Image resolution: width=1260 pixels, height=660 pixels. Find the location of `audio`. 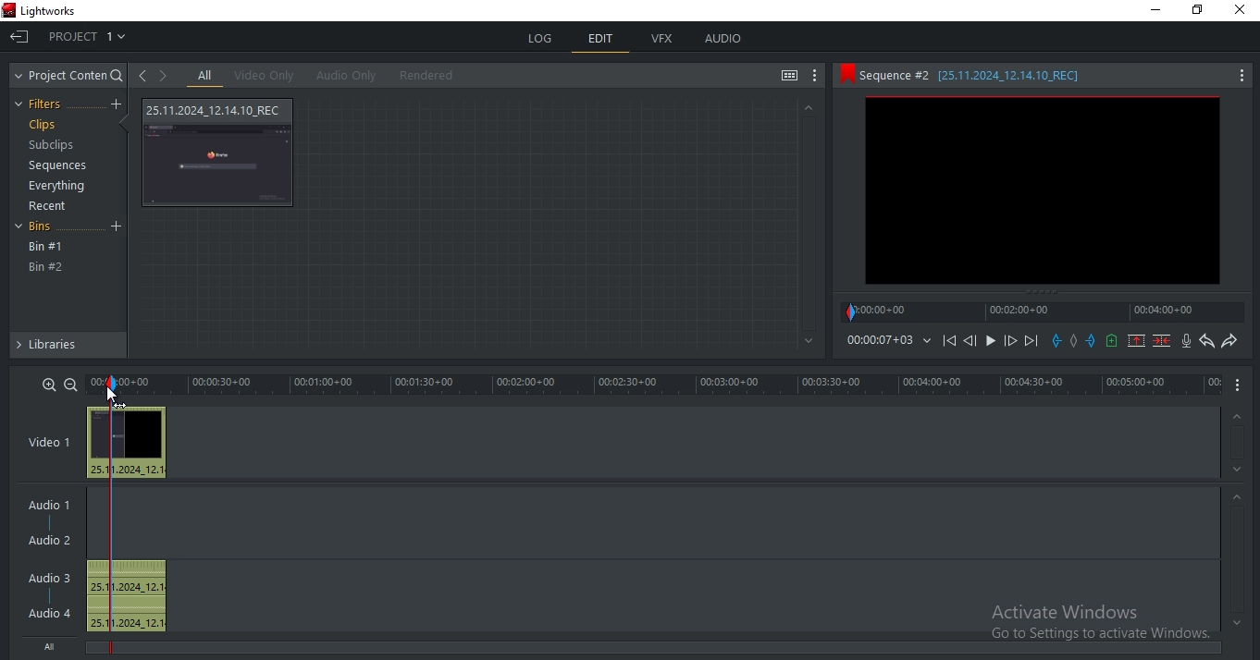

audio is located at coordinates (723, 40).